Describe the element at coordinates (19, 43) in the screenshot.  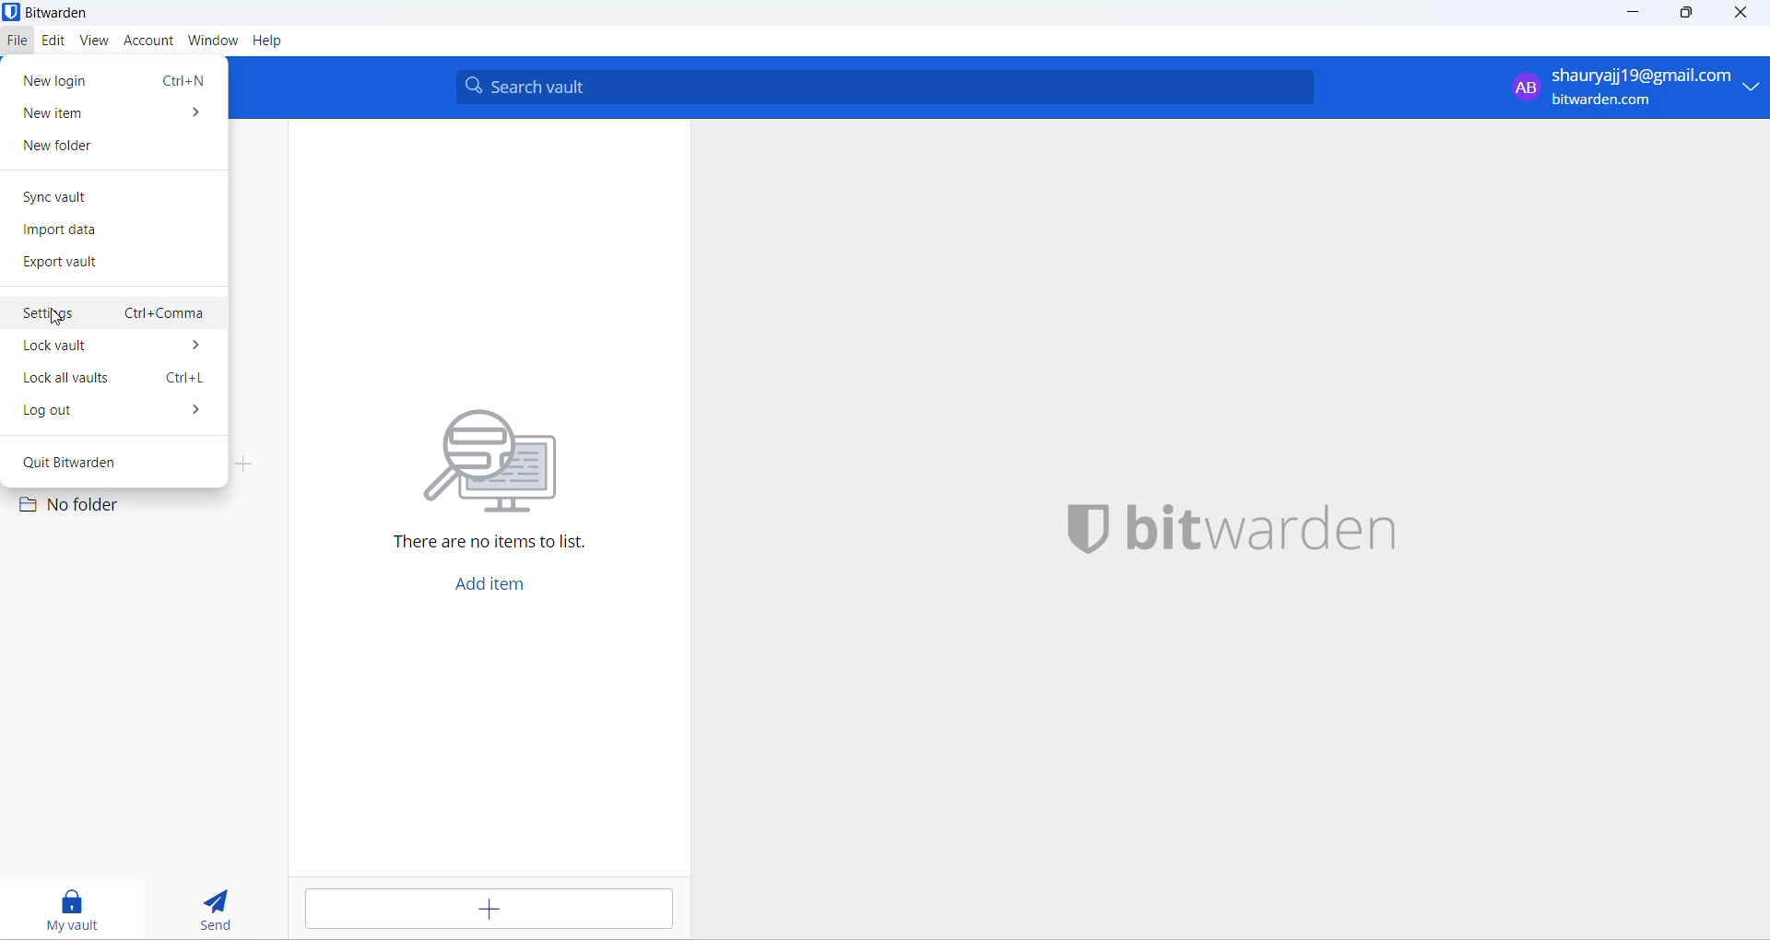
I see `file ` at that location.